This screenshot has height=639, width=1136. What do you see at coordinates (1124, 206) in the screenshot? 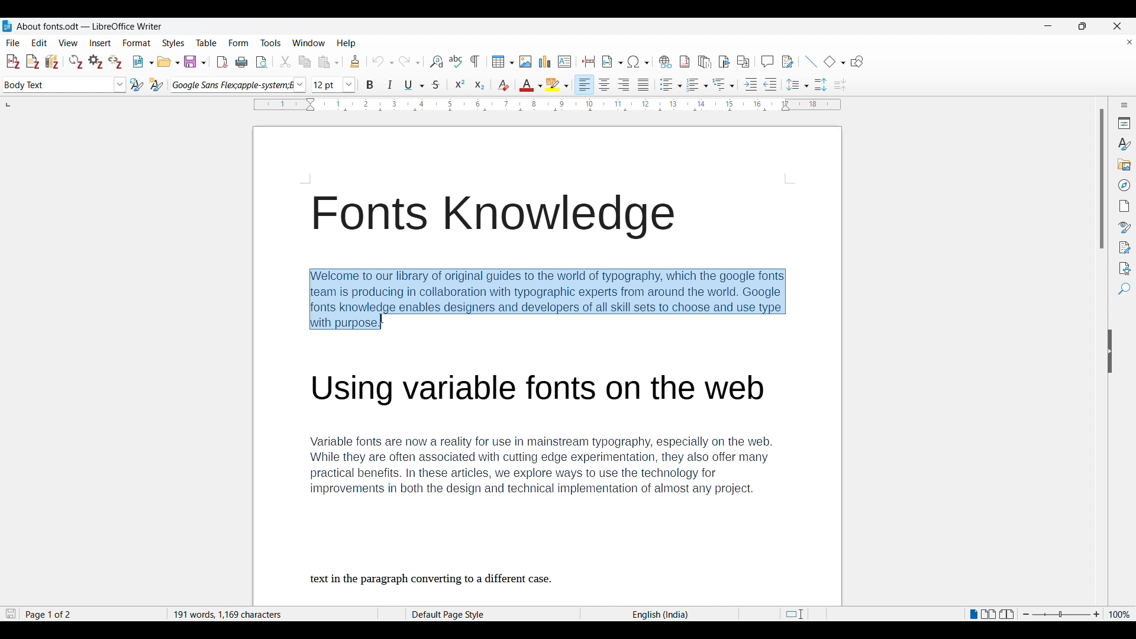
I see `Page` at bounding box center [1124, 206].